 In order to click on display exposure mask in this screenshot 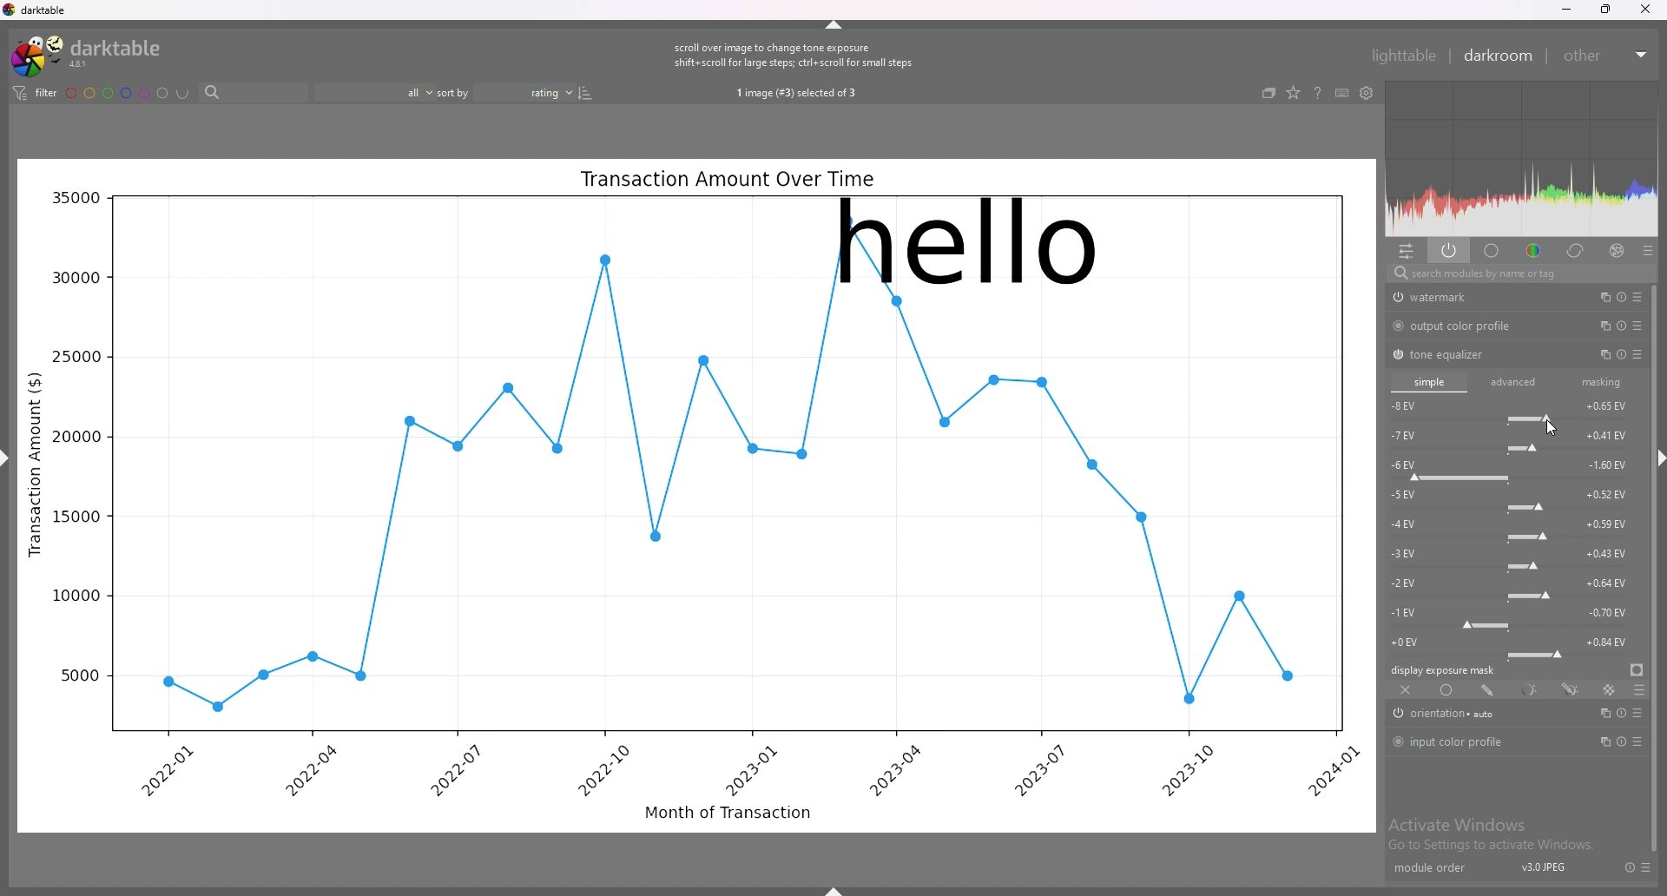, I will do `click(1444, 669)`.